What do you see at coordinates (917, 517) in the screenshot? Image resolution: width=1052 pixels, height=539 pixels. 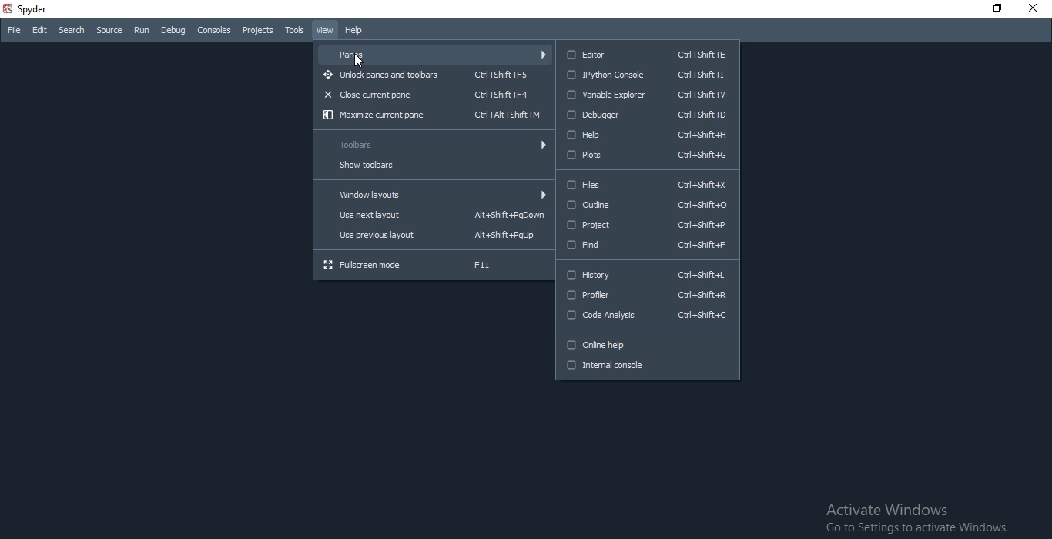 I see `Activate Windows
Go to Settings to activate Windows.` at bounding box center [917, 517].